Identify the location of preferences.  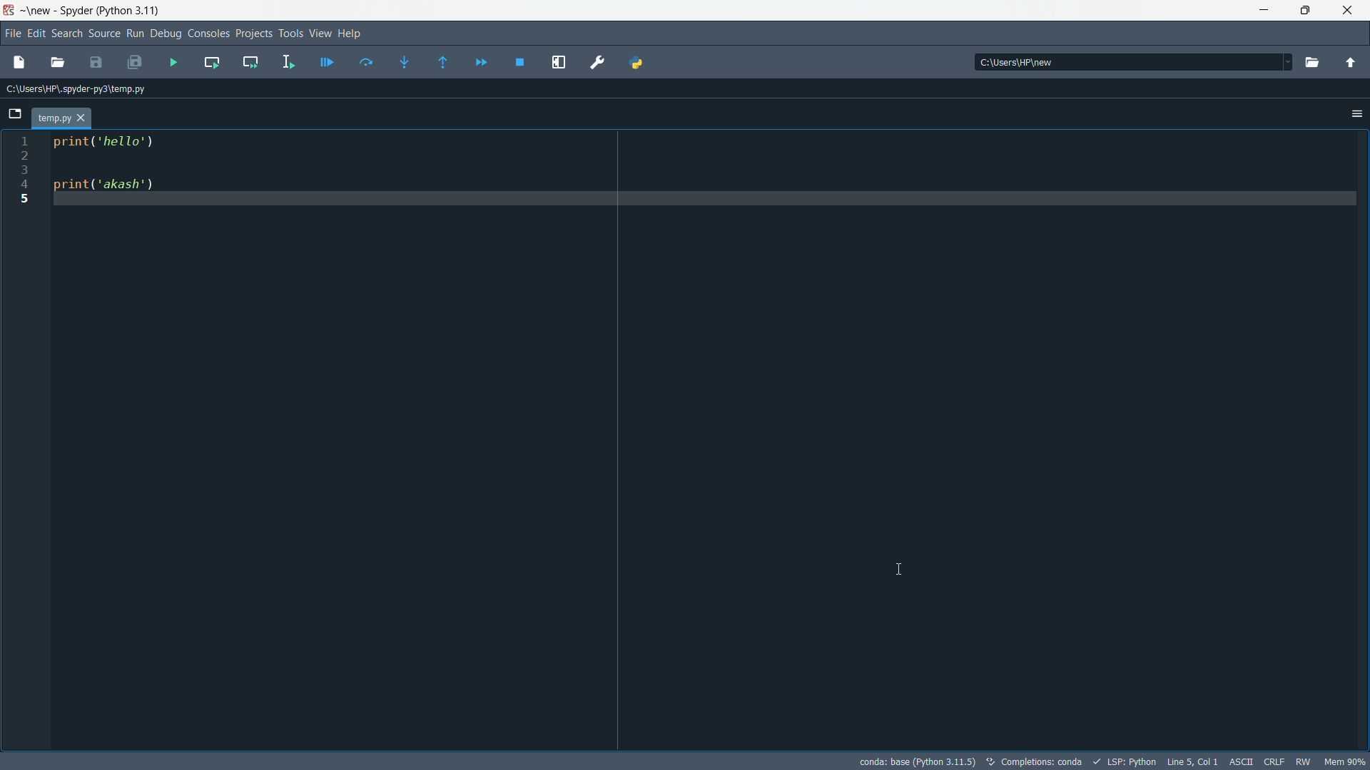
(600, 63).